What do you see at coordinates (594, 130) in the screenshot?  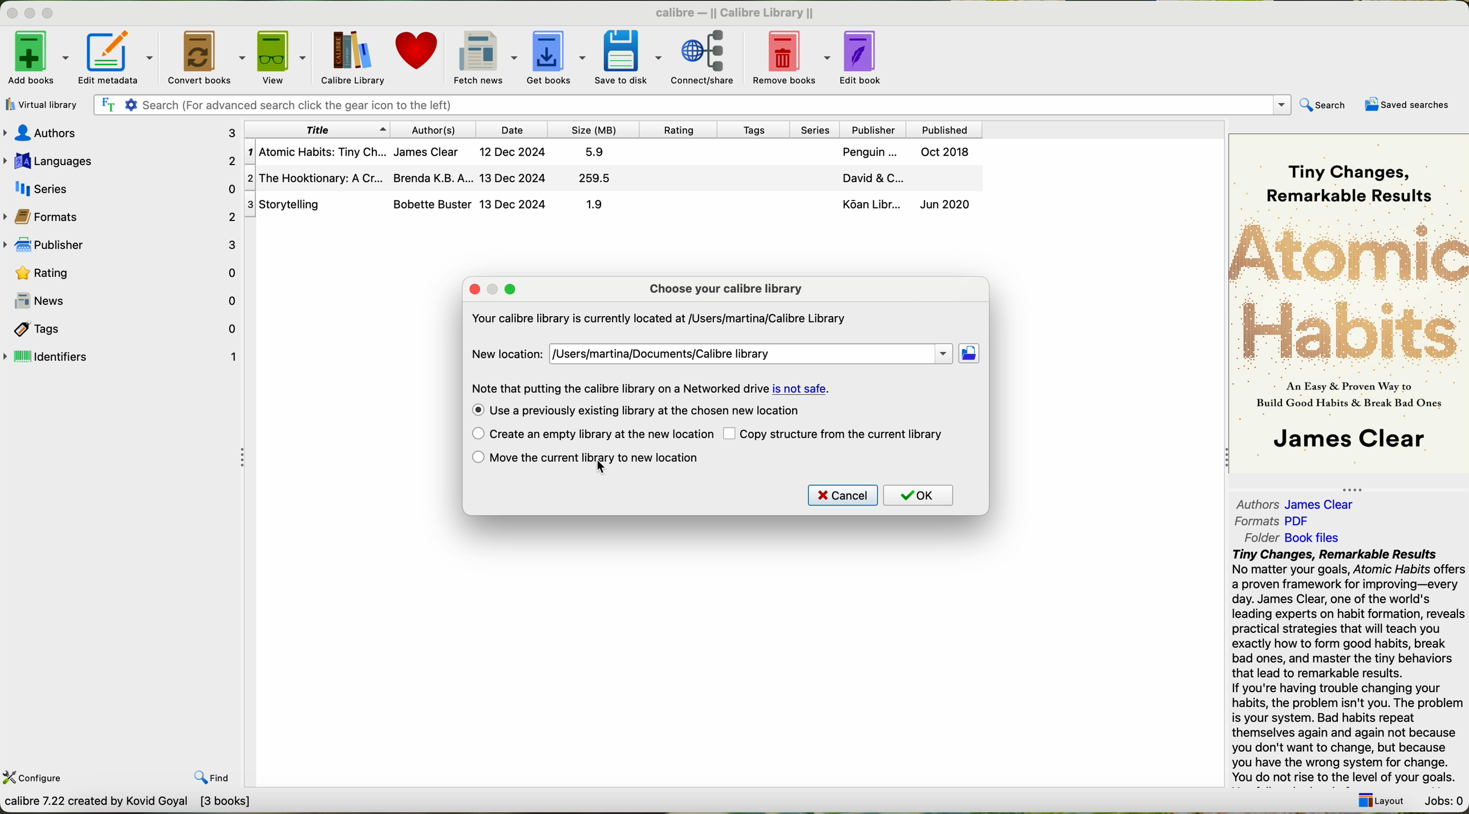 I see `size` at bounding box center [594, 130].